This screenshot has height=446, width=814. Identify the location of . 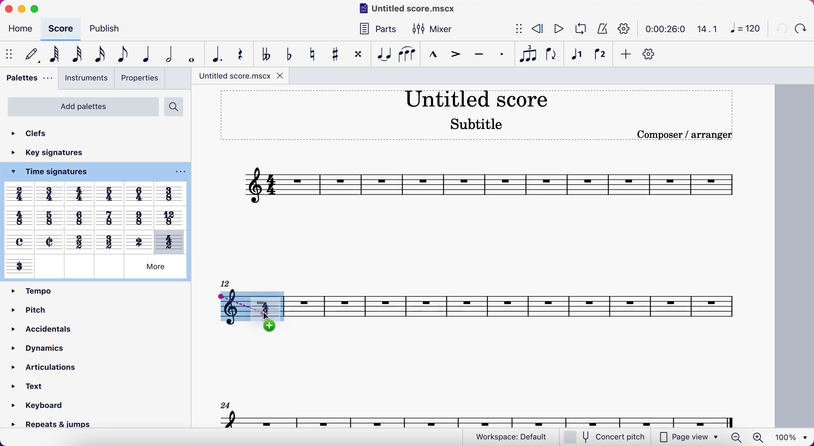
(51, 242).